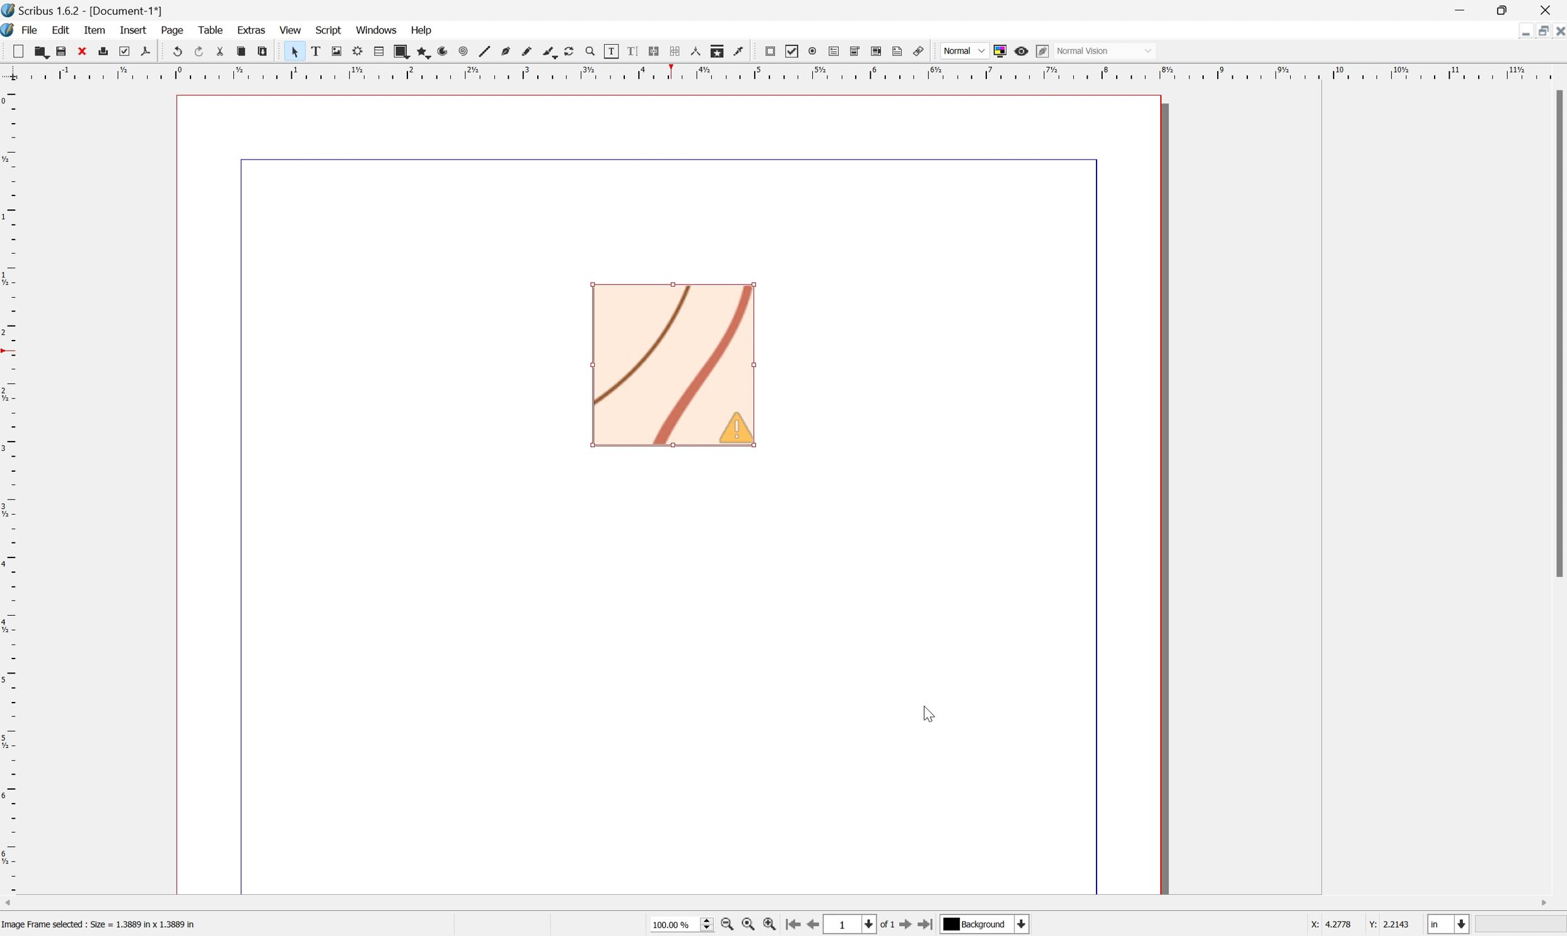 The width and height of the screenshot is (1567, 936). Describe the element at coordinates (1506, 9) in the screenshot. I see `Restore down` at that location.